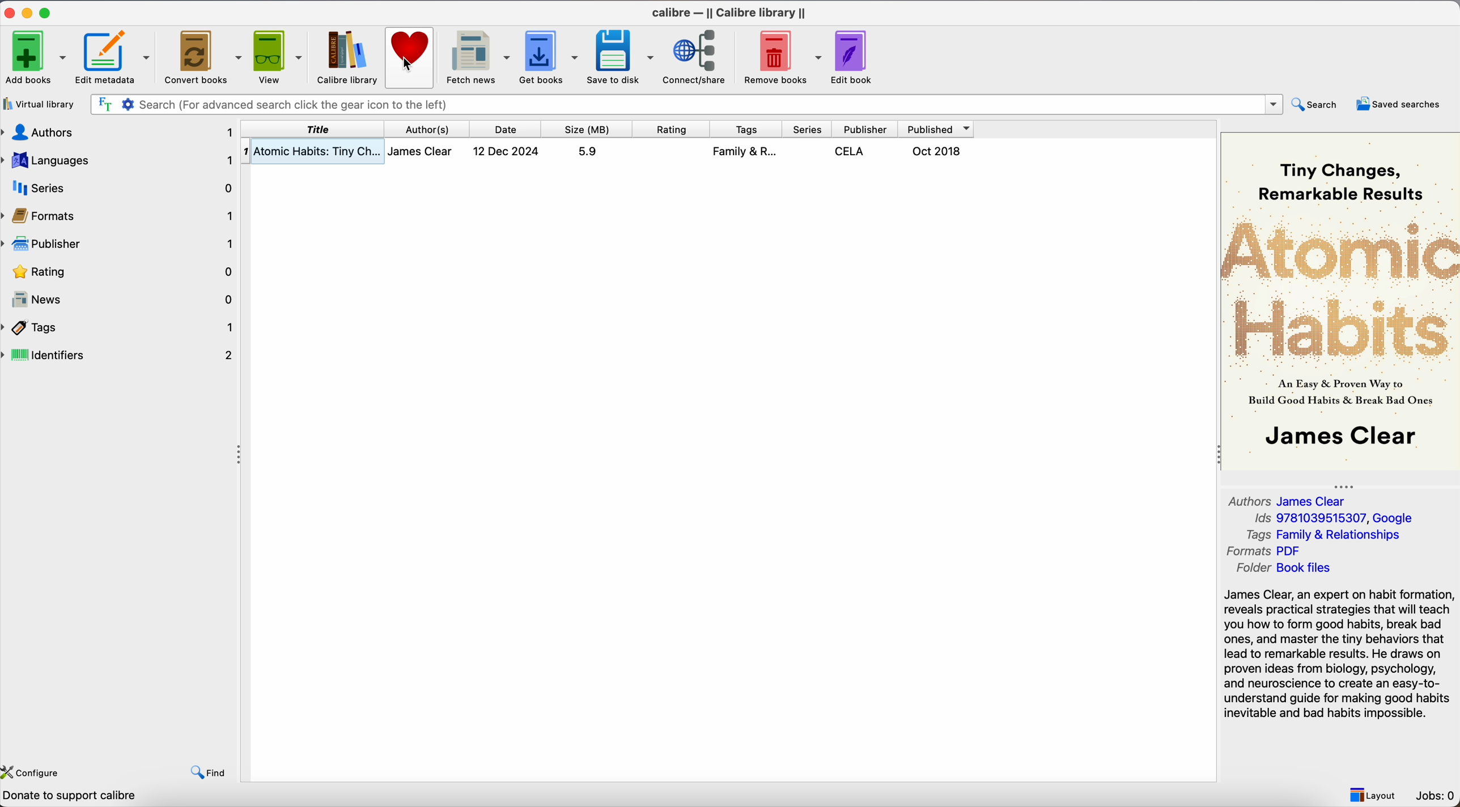 The width and height of the screenshot is (1460, 807). Describe the element at coordinates (1324, 535) in the screenshot. I see `tags` at that location.